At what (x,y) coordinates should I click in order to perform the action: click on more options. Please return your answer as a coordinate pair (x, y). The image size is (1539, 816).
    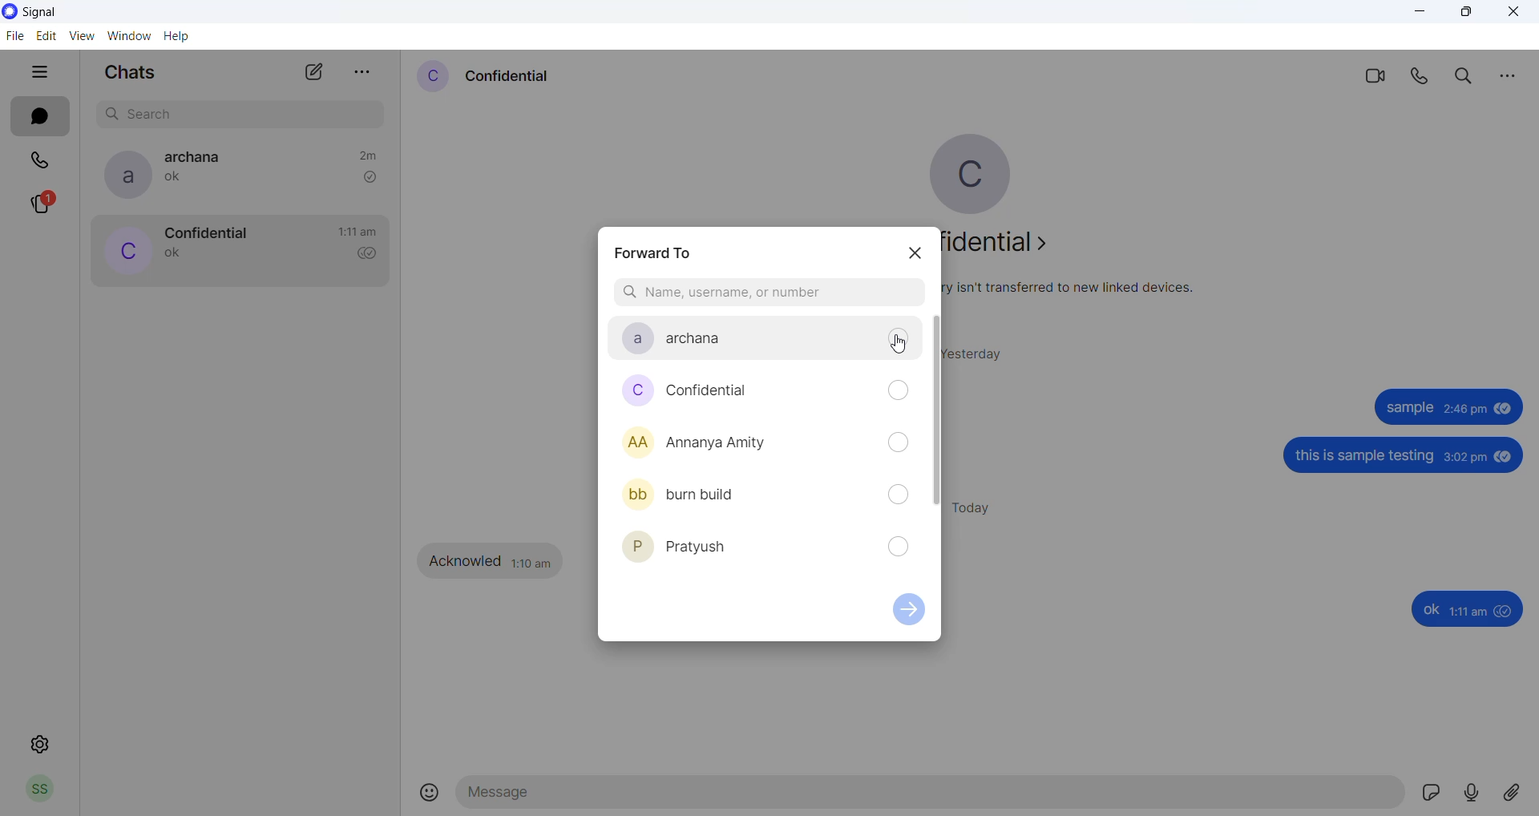
    Looking at the image, I should click on (363, 67).